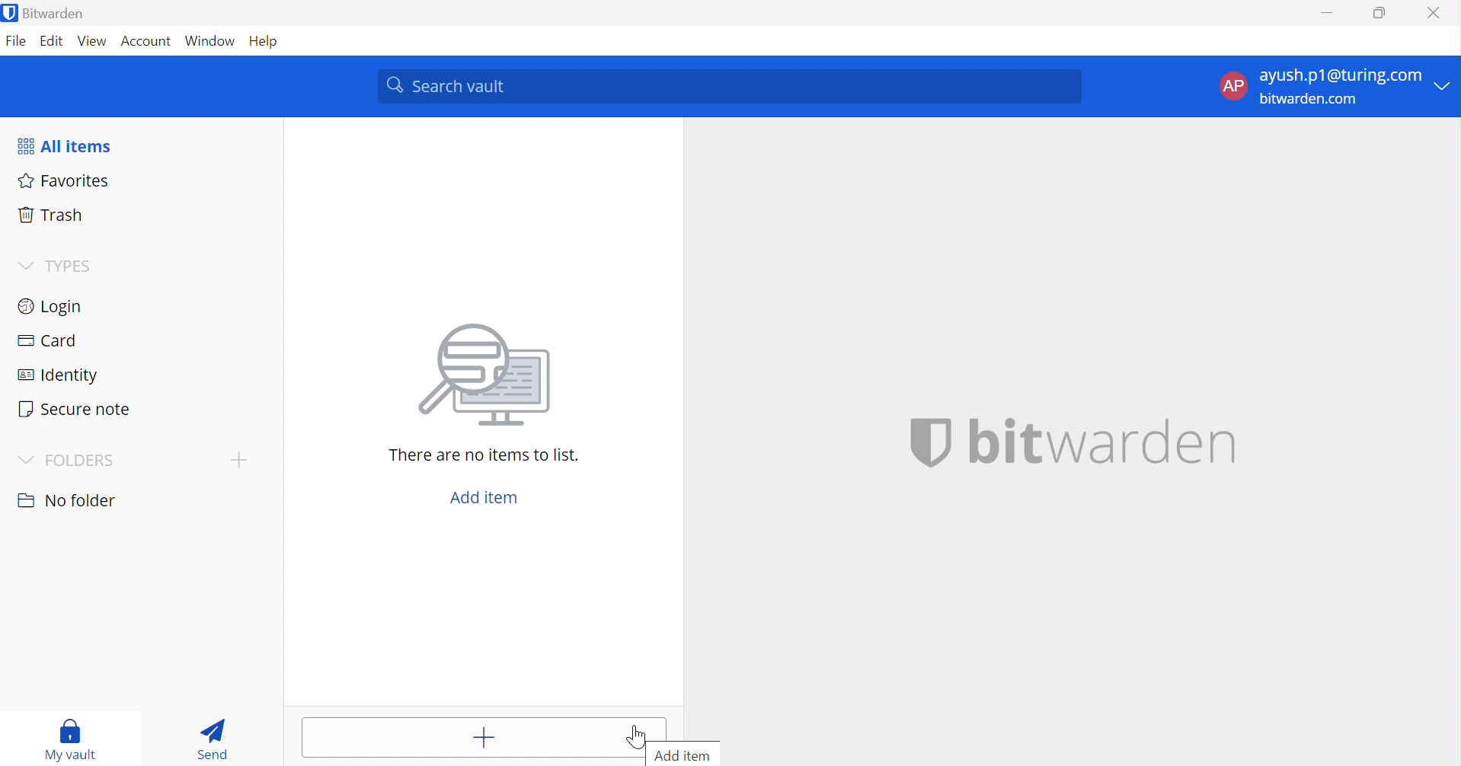  What do you see at coordinates (1340, 75) in the screenshot?
I see `ayush.p1@turing.com` at bounding box center [1340, 75].